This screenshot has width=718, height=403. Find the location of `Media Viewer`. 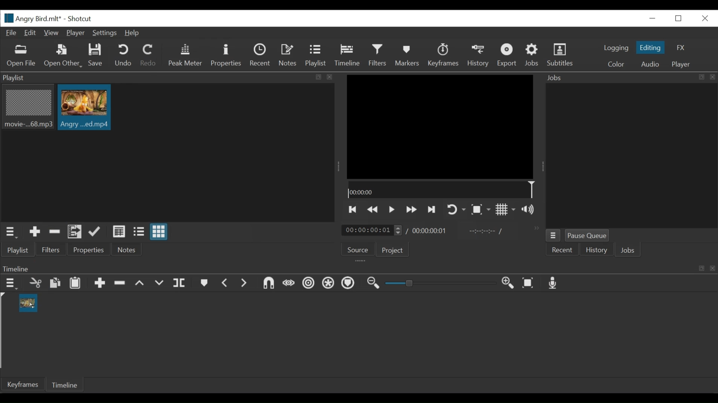

Media Viewer is located at coordinates (441, 126).